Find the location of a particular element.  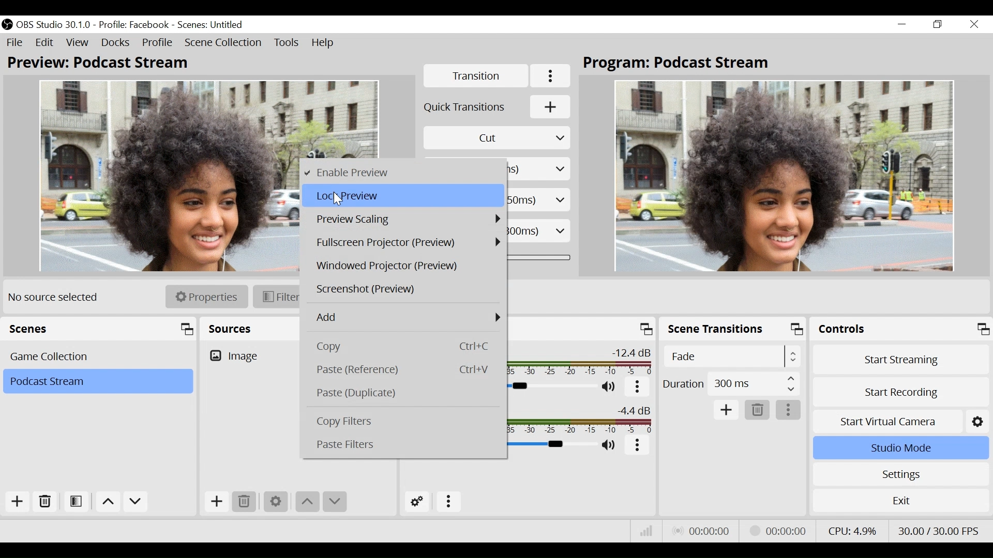

Duration is located at coordinates (732, 383).